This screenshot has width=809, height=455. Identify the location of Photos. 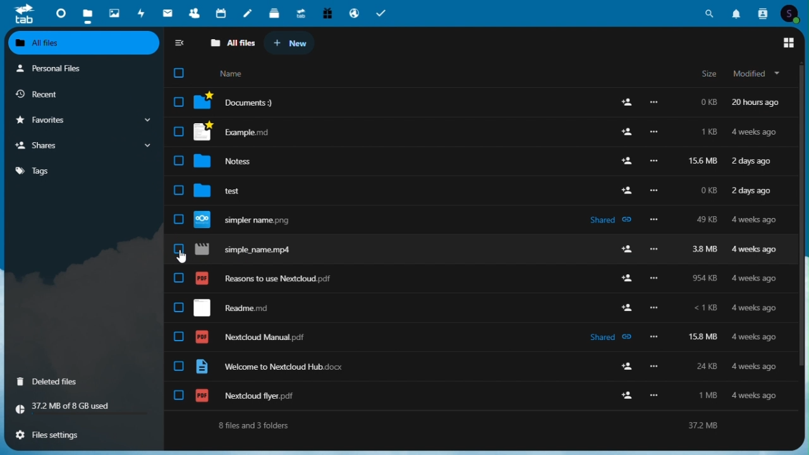
(115, 11).